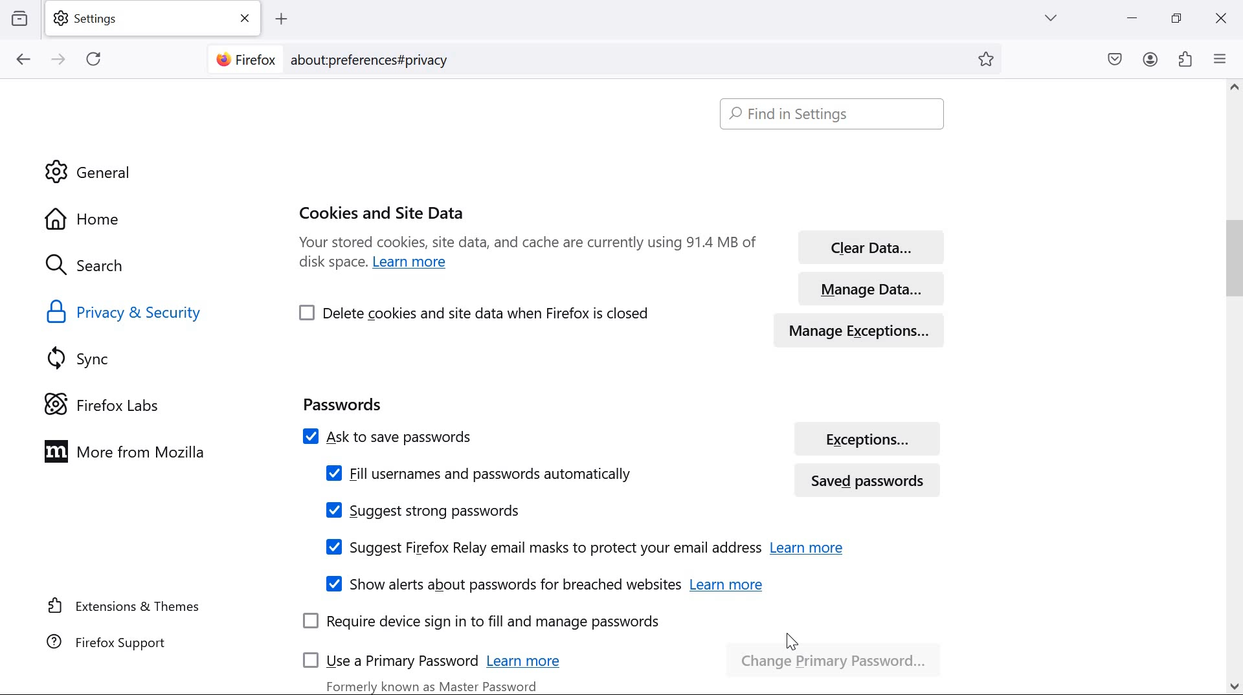 Image resolution: width=1243 pixels, height=695 pixels. What do you see at coordinates (128, 313) in the screenshot?
I see `Privacy & security` at bounding box center [128, 313].